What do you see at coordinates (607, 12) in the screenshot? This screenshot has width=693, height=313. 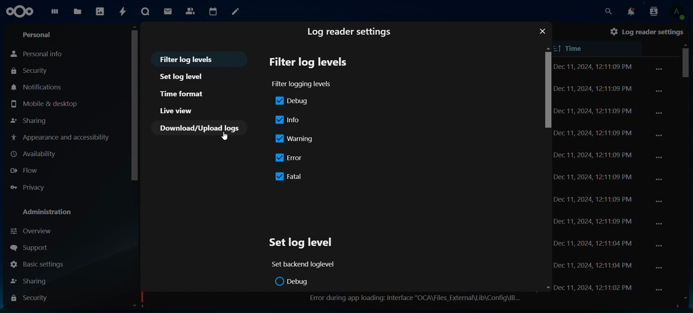 I see `search` at bounding box center [607, 12].